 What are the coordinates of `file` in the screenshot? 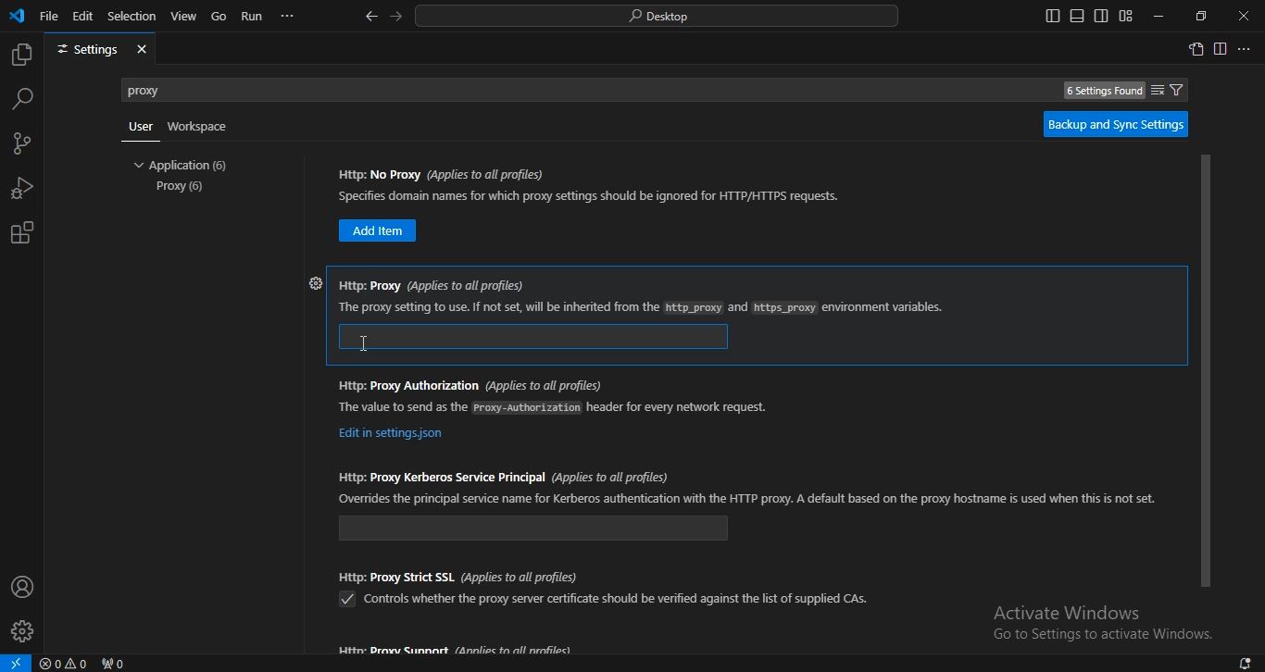 It's located at (50, 15).